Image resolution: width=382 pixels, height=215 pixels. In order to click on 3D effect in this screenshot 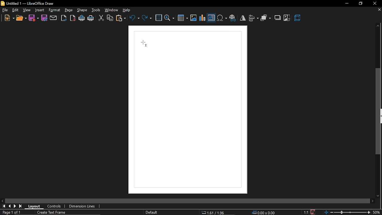, I will do `click(298, 18)`.